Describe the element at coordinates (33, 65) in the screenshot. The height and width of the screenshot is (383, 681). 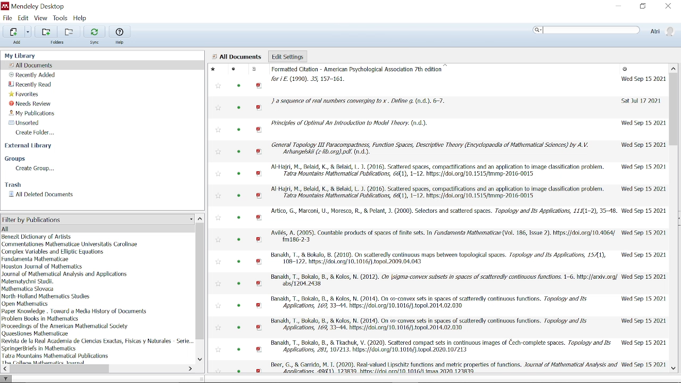
I see `All Documents` at that location.